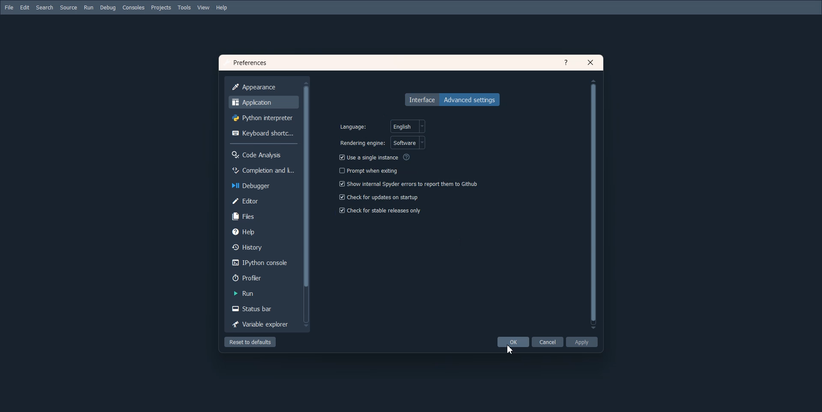 The width and height of the screenshot is (822, 412). I want to click on Debugger, so click(262, 185).